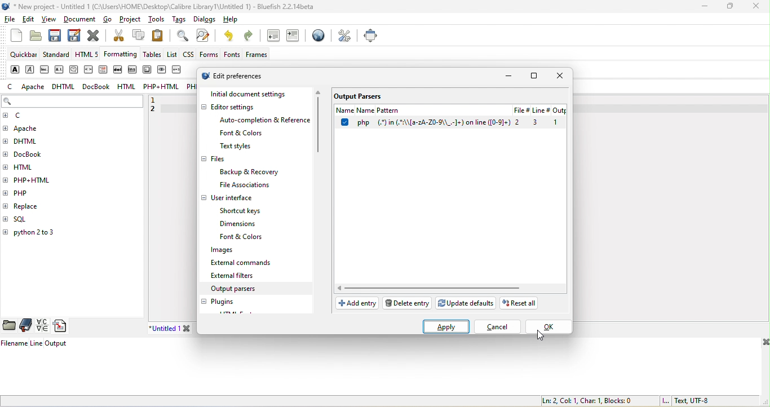 The width and height of the screenshot is (770, 407). What do you see at coordinates (356, 304) in the screenshot?
I see `add entry` at bounding box center [356, 304].